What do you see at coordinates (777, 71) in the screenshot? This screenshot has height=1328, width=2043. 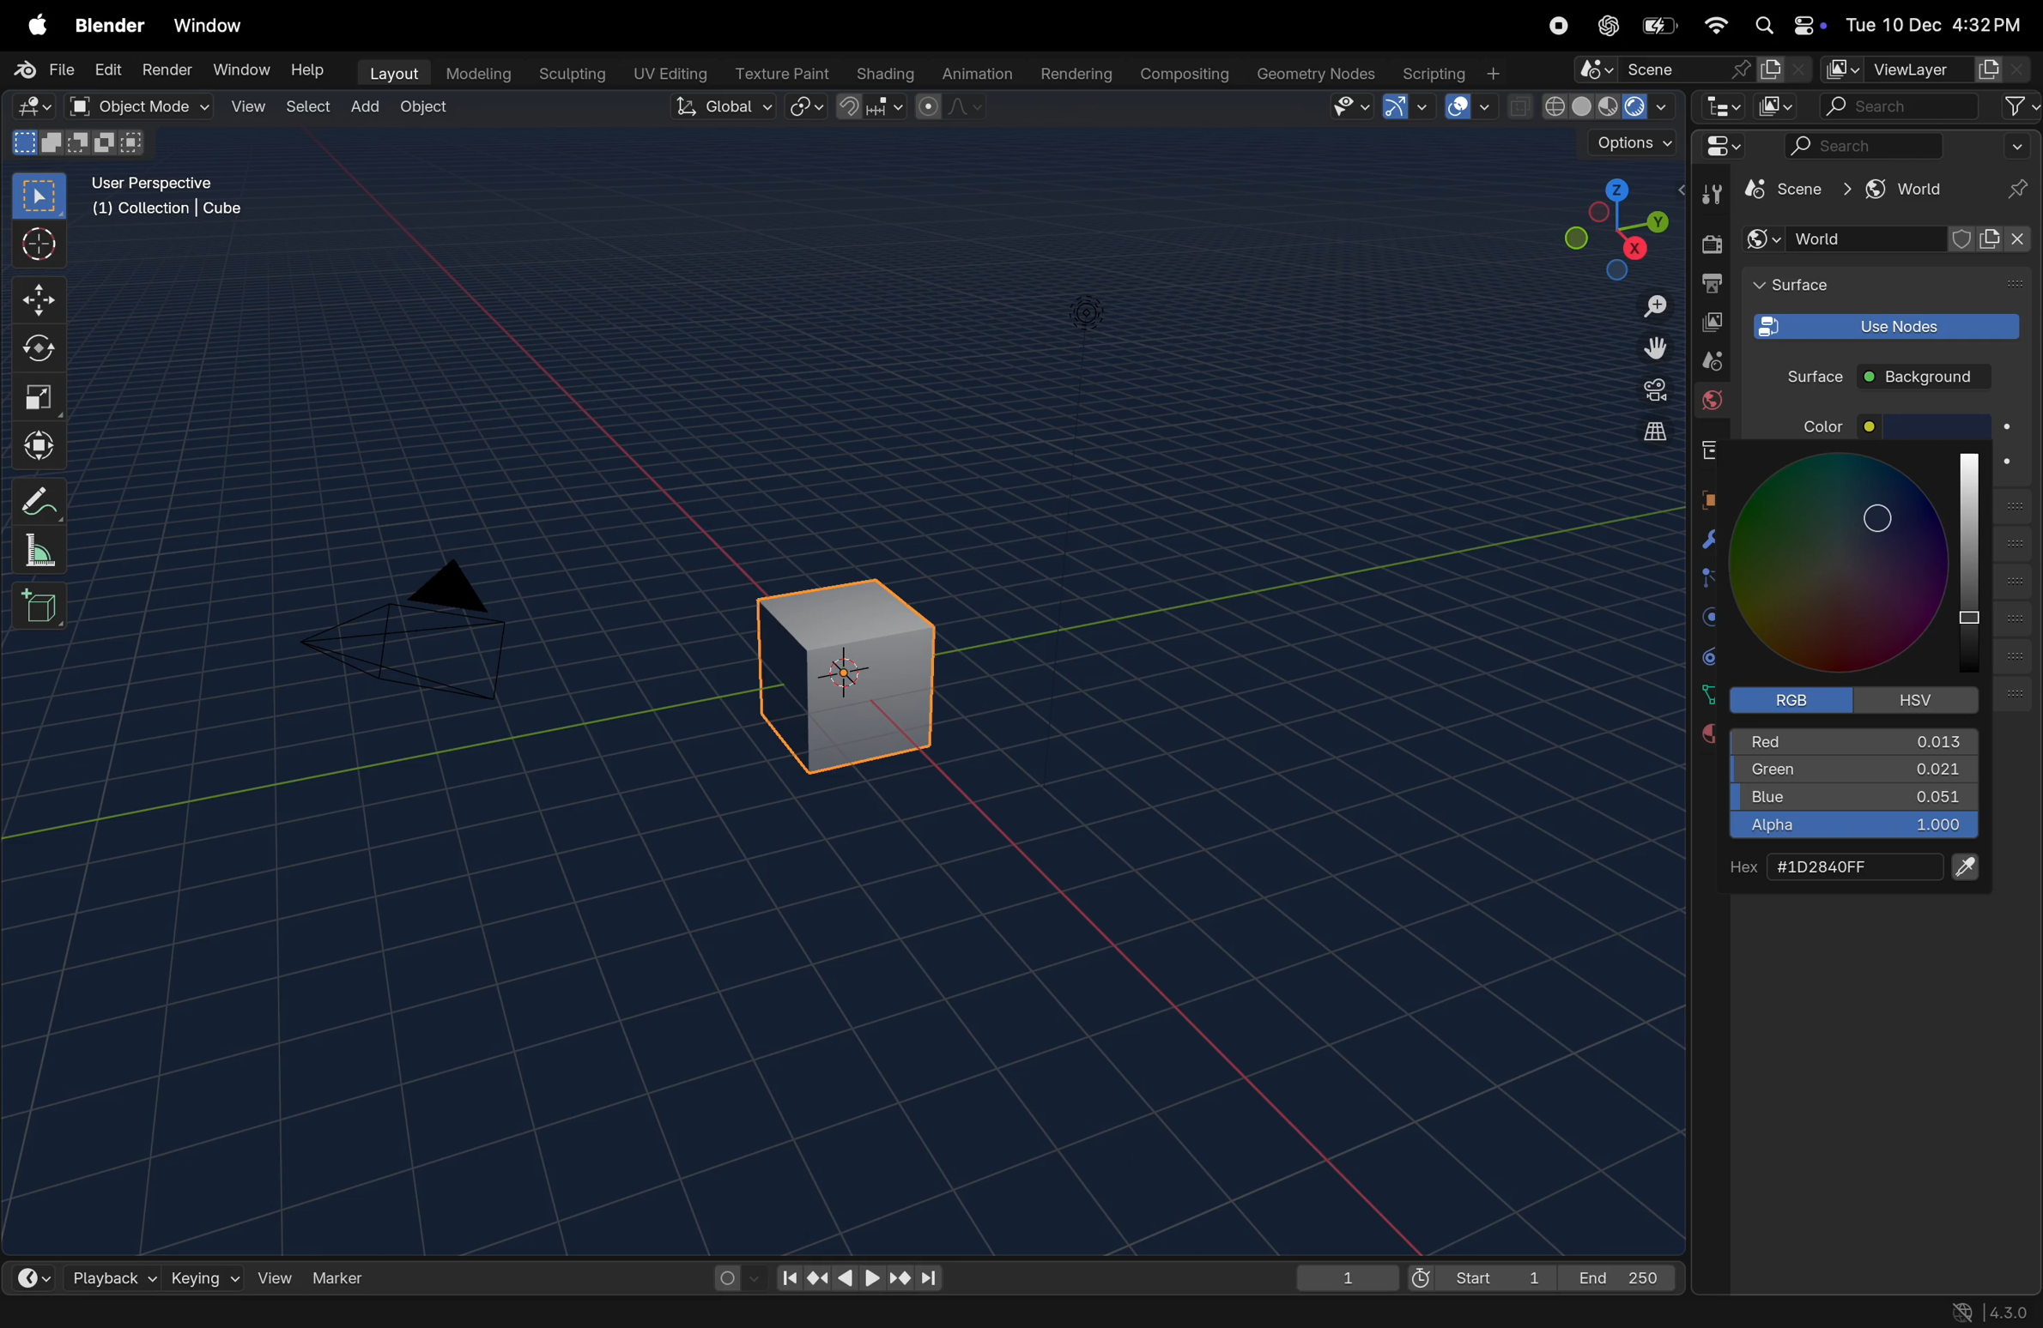 I see `texture paint` at bounding box center [777, 71].